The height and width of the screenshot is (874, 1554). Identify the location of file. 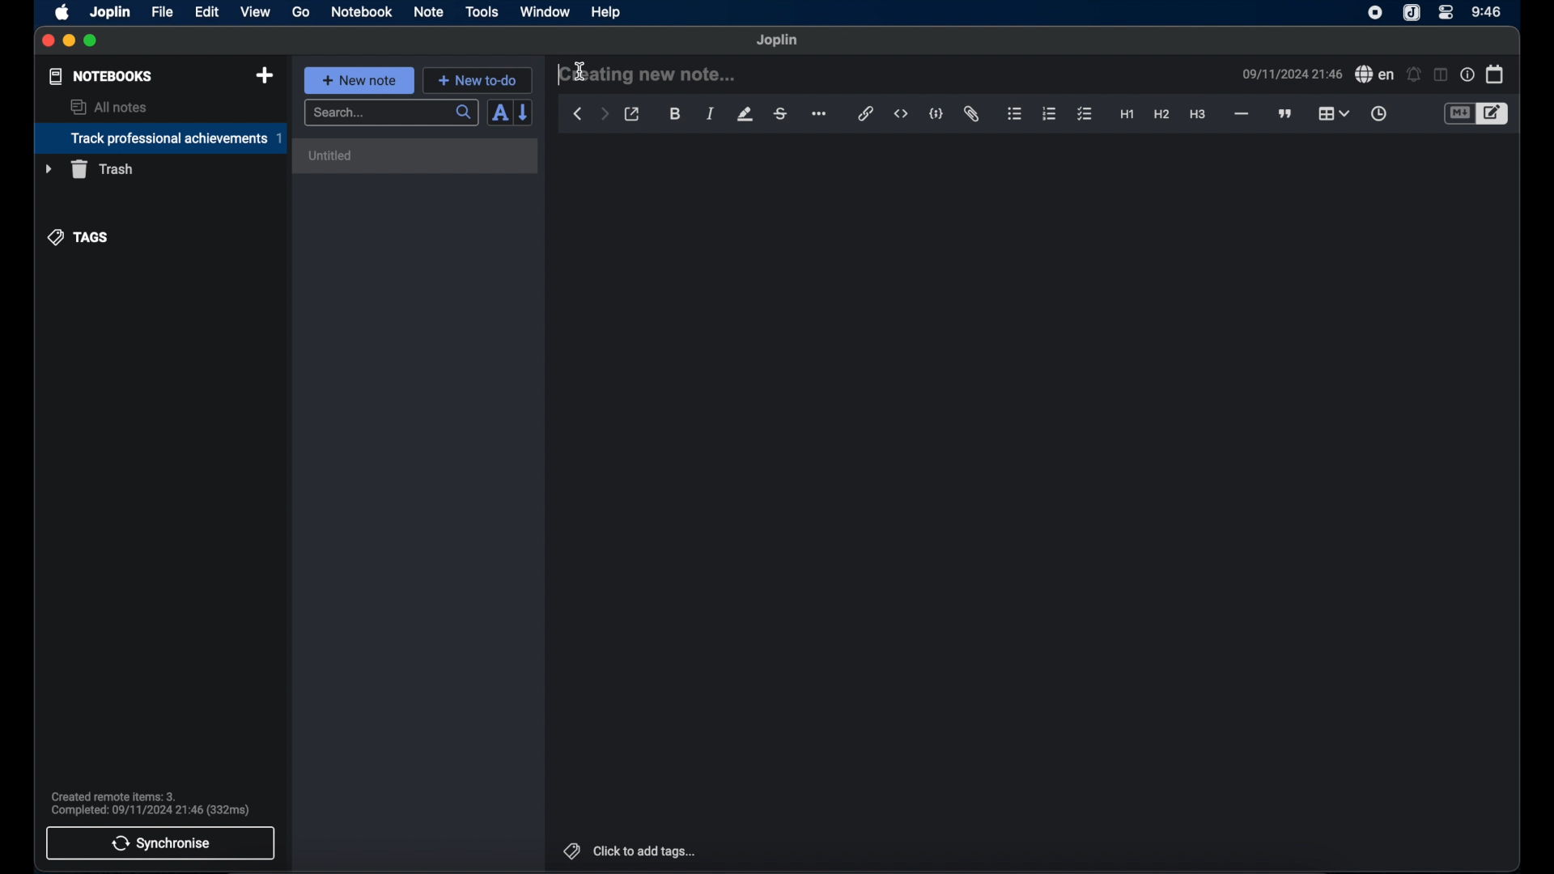
(162, 11).